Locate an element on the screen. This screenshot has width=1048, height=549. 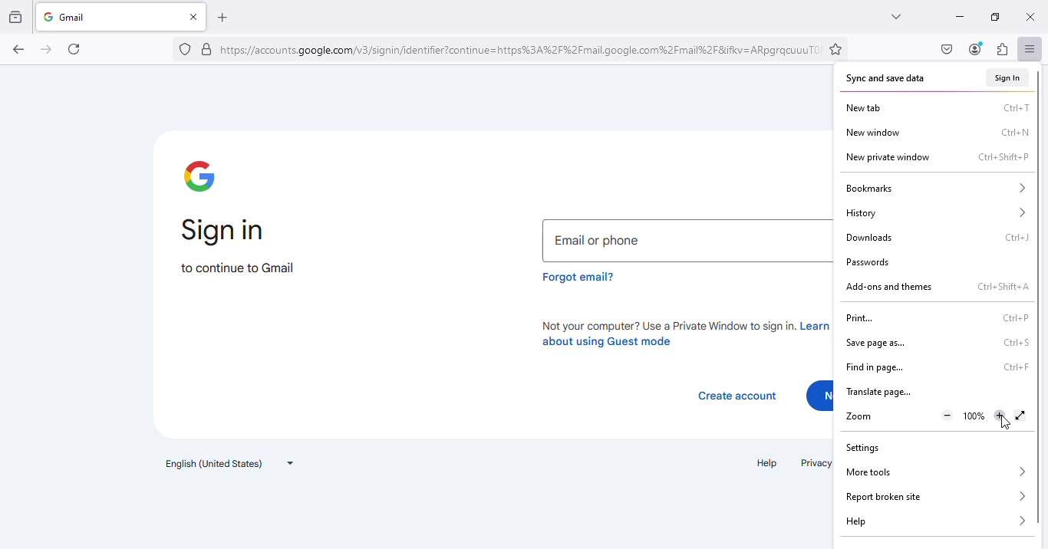
shortcut for save page as is located at coordinates (1014, 342).